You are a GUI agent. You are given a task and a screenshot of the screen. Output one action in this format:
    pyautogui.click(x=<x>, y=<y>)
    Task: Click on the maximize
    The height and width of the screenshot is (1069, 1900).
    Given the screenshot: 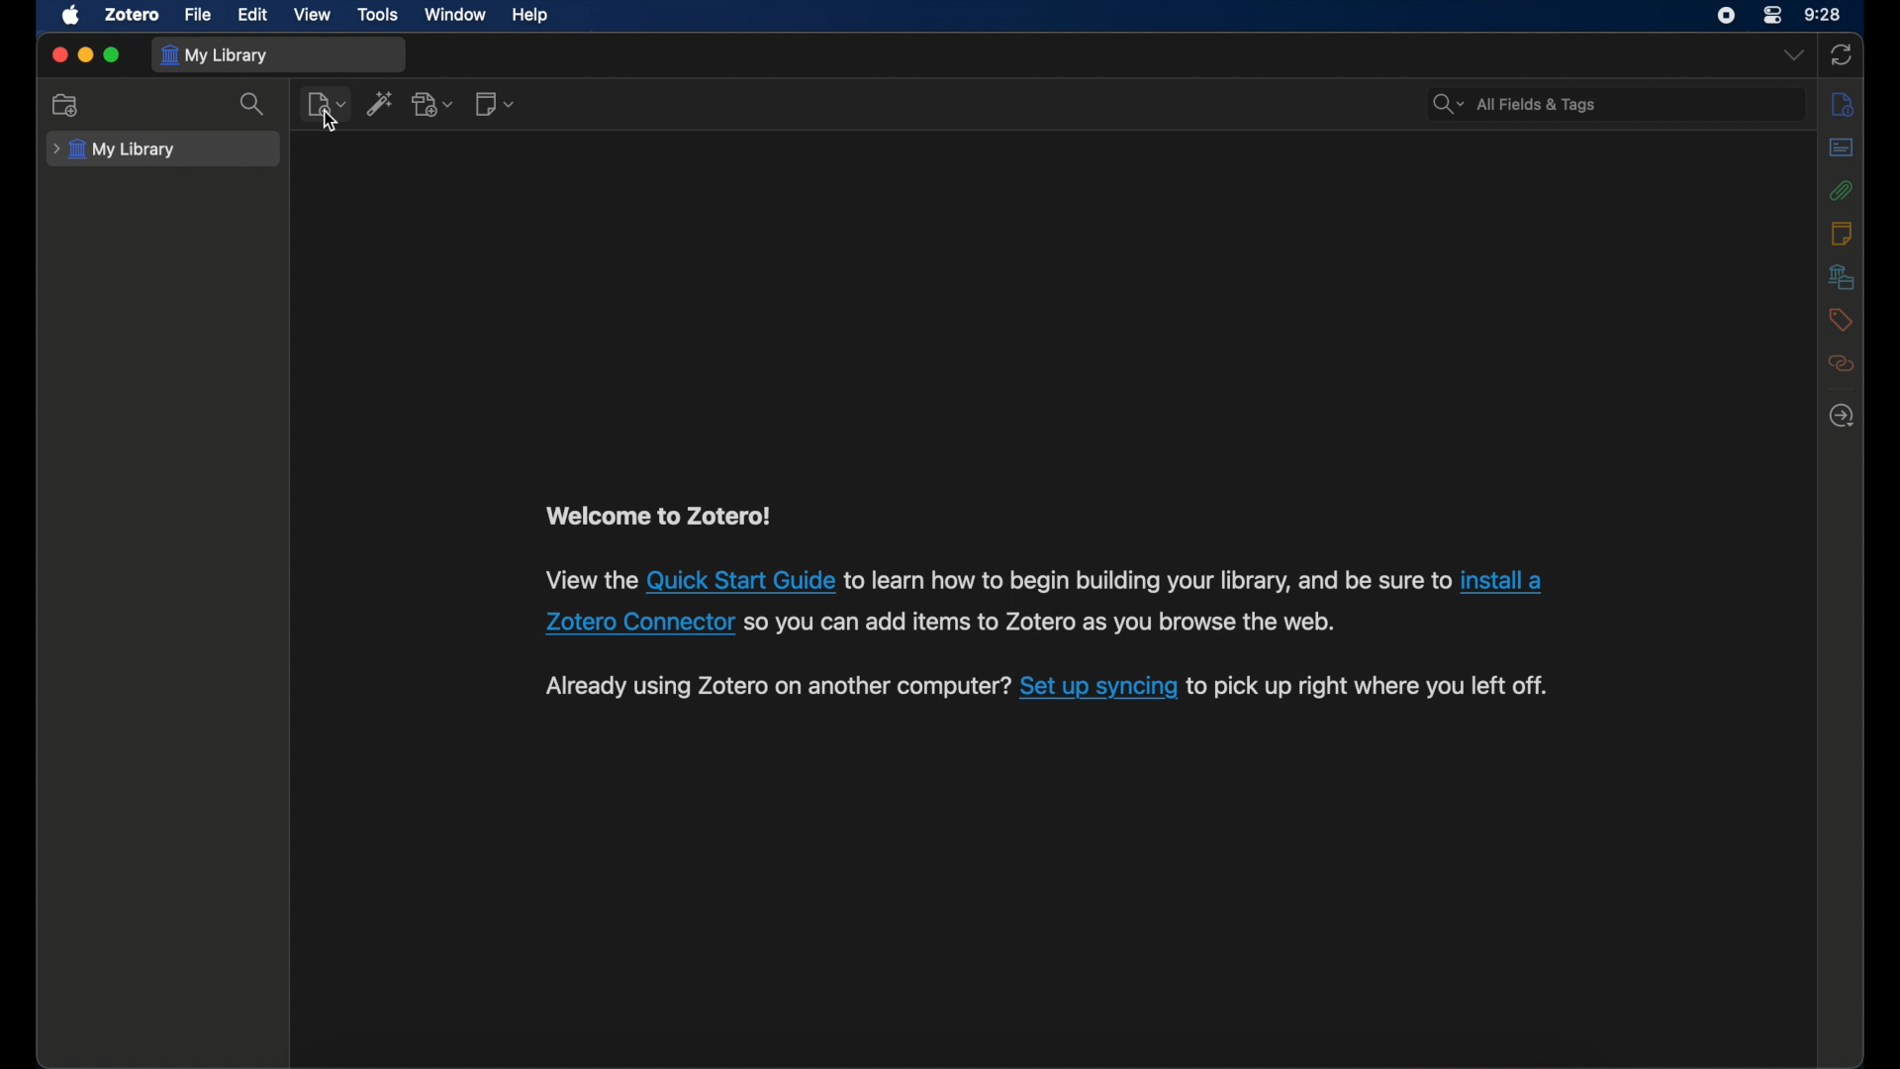 What is the action you would take?
    pyautogui.click(x=113, y=54)
    